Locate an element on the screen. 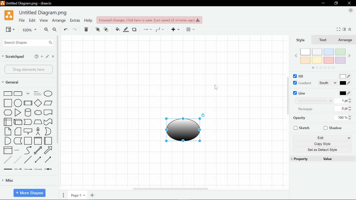  Fullscreen is located at coordinates (339, 29).